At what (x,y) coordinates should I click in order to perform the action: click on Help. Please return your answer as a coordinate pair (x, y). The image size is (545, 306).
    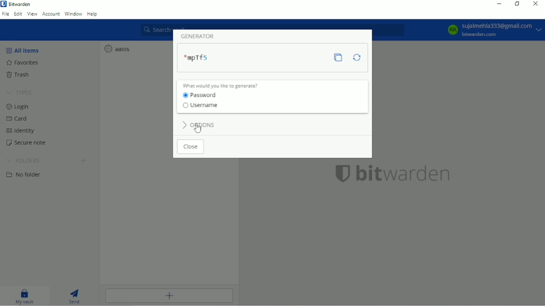
    Looking at the image, I should click on (93, 14).